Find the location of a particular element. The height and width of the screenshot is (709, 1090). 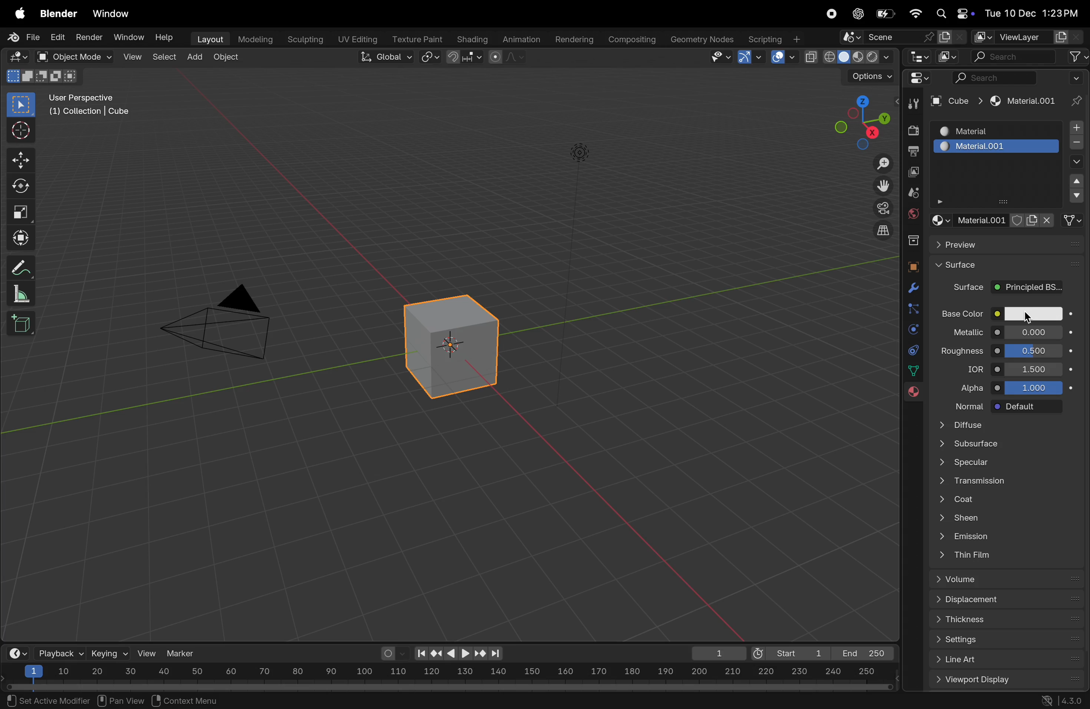

light is located at coordinates (580, 151).